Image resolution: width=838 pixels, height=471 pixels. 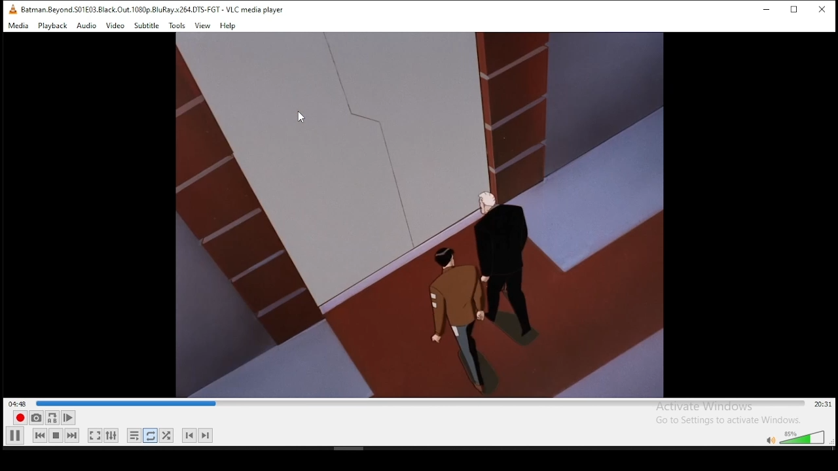 What do you see at coordinates (204, 26) in the screenshot?
I see `View` at bounding box center [204, 26].